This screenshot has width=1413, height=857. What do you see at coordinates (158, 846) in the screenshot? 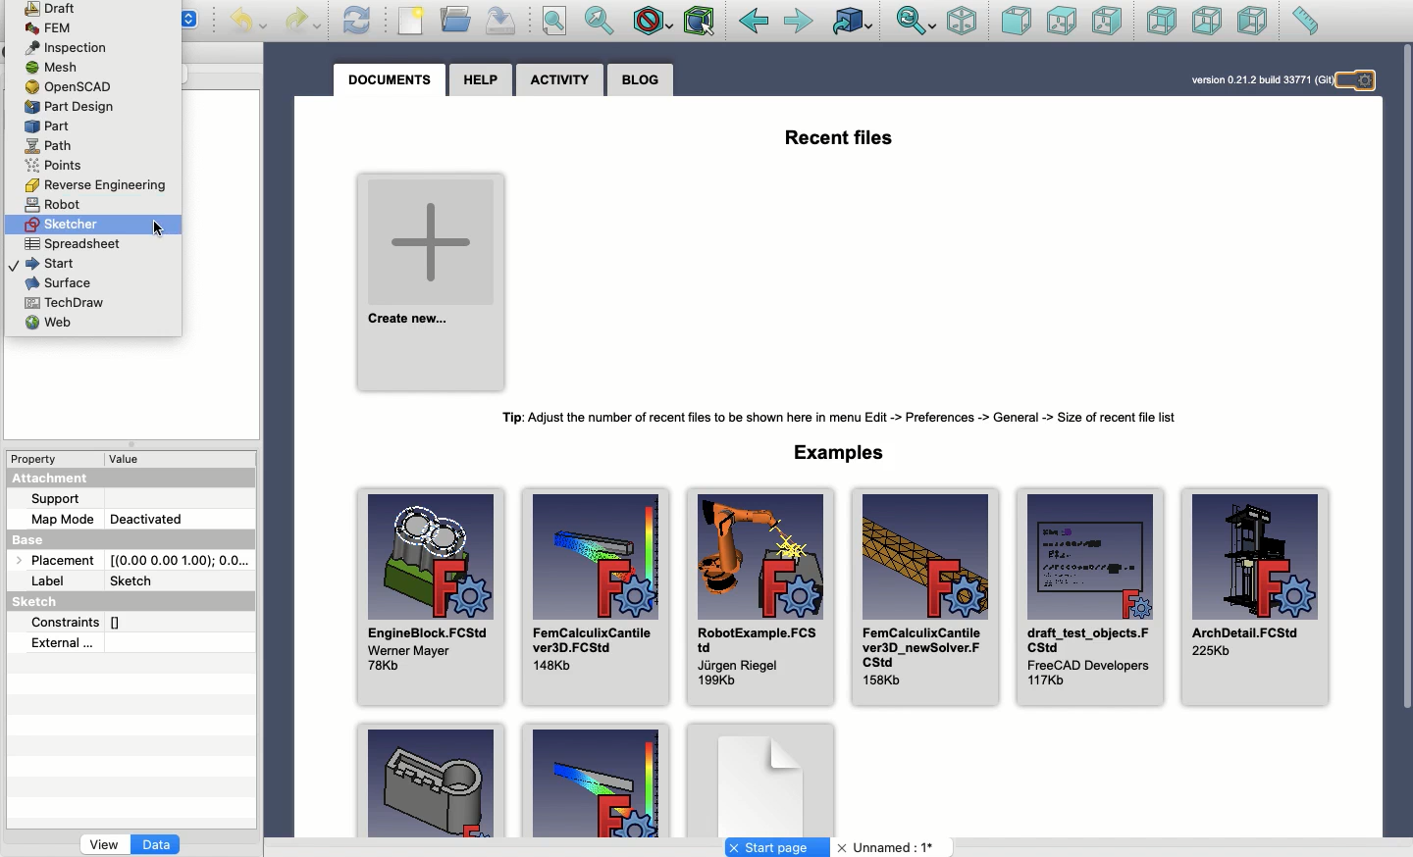
I see `Data` at bounding box center [158, 846].